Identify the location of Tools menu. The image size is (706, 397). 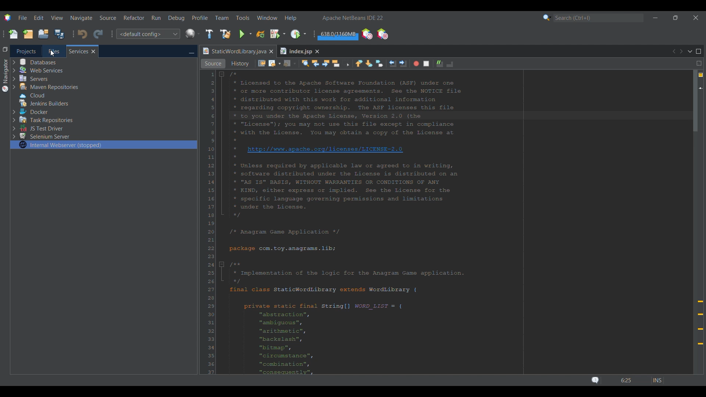
(243, 18).